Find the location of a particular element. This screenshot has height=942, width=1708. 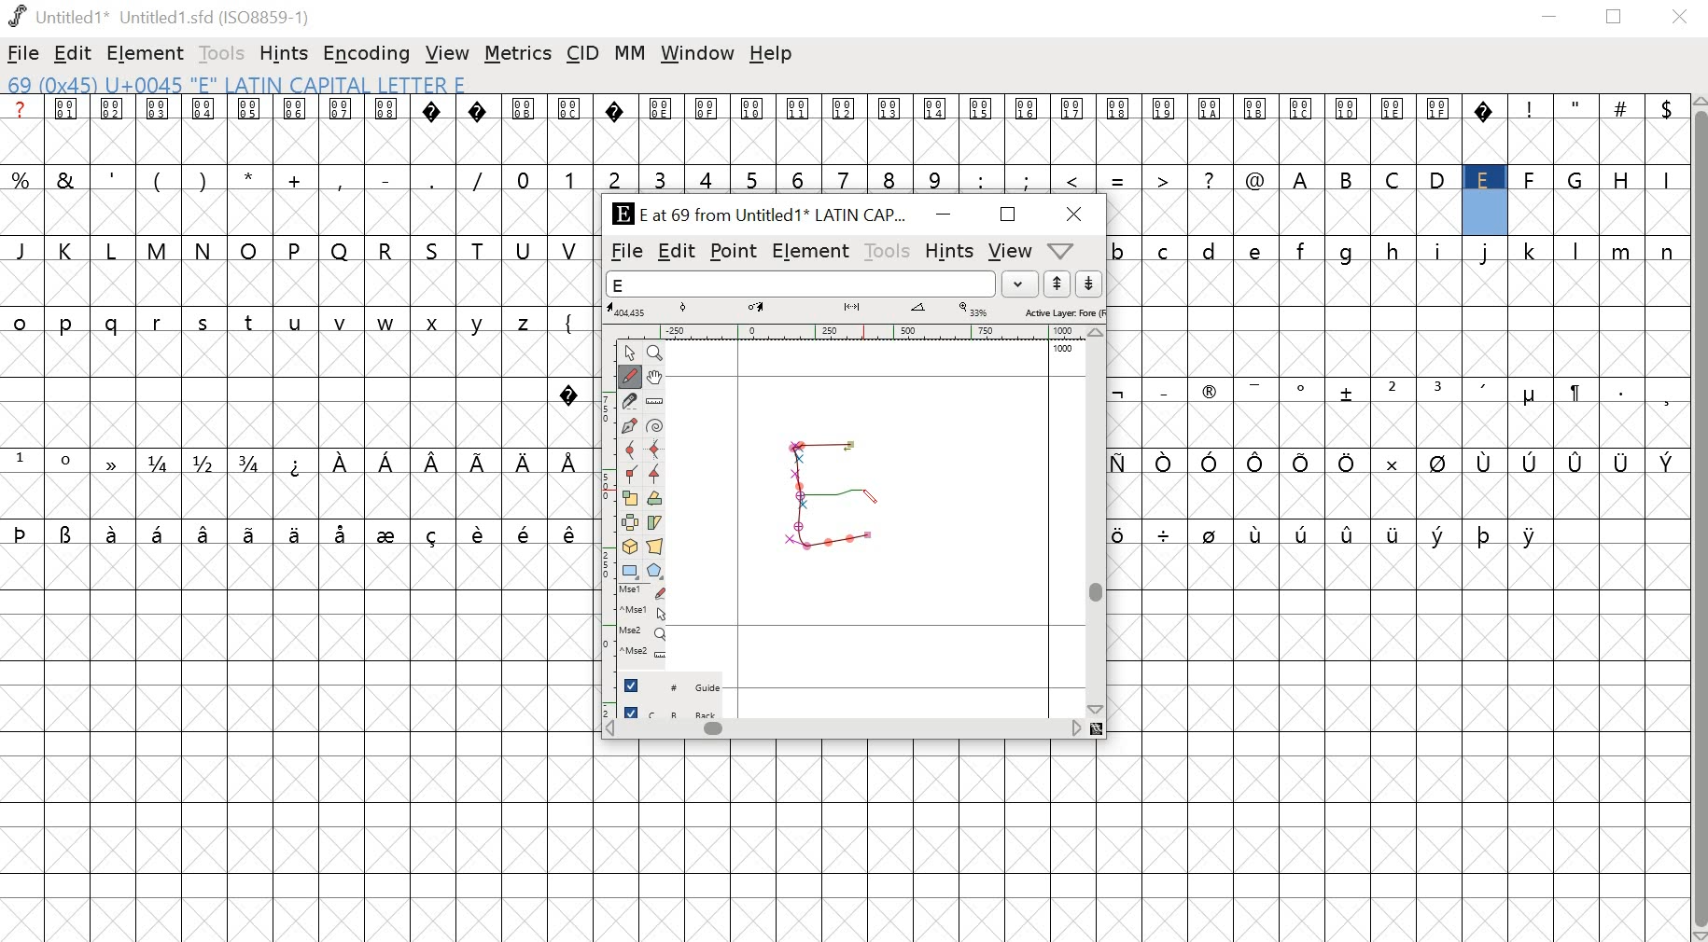

Flip is located at coordinates (630, 523).